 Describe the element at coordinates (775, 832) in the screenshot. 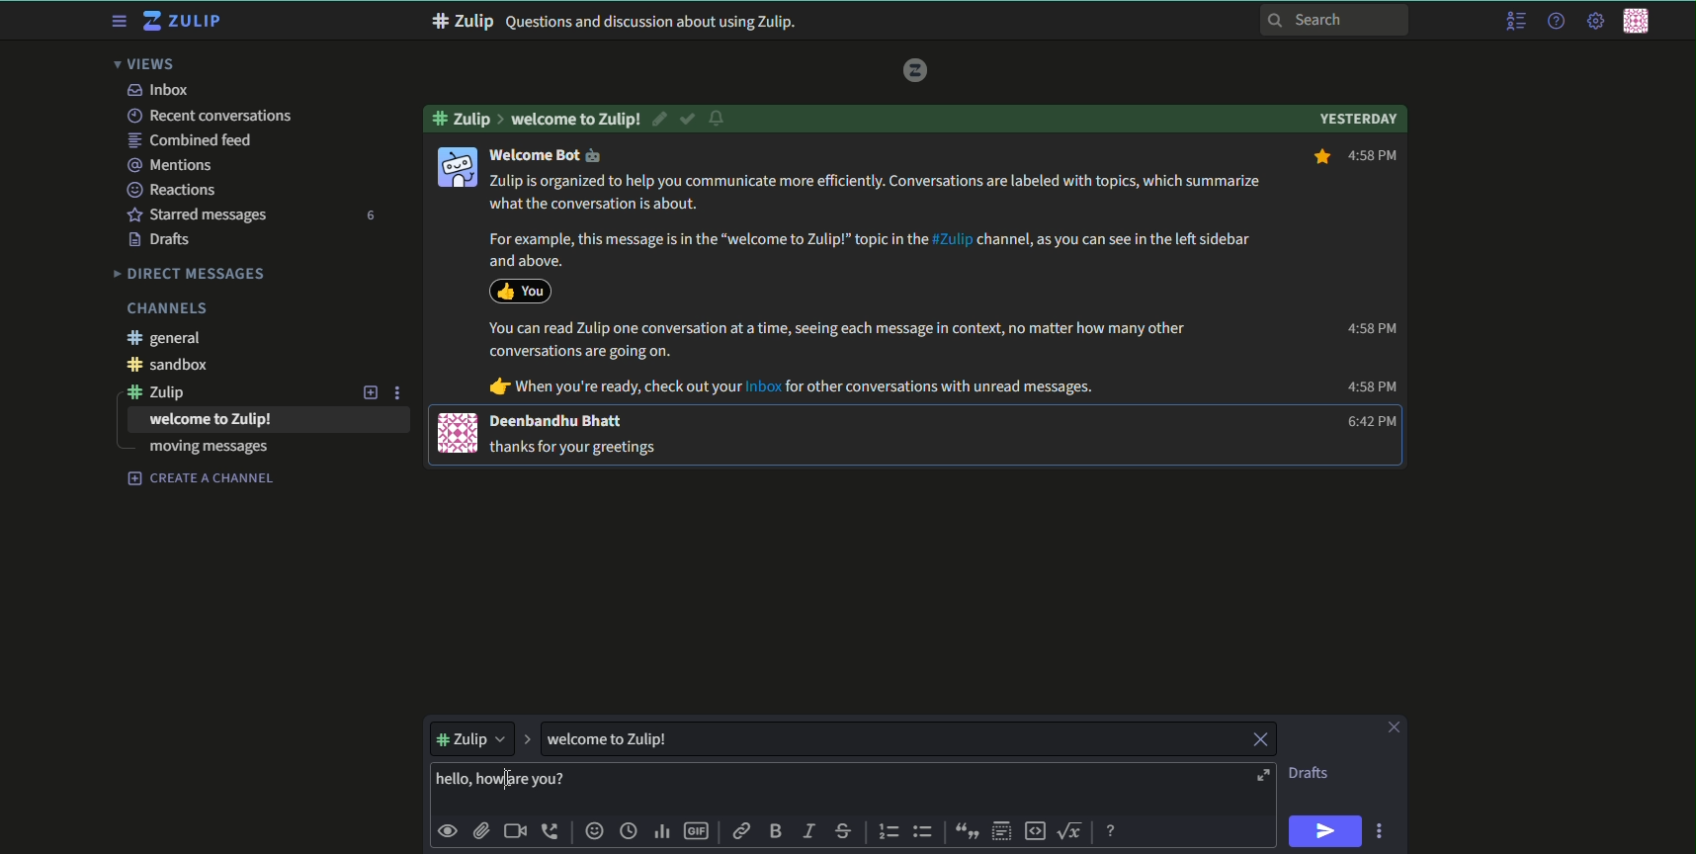

I see `bold` at that location.